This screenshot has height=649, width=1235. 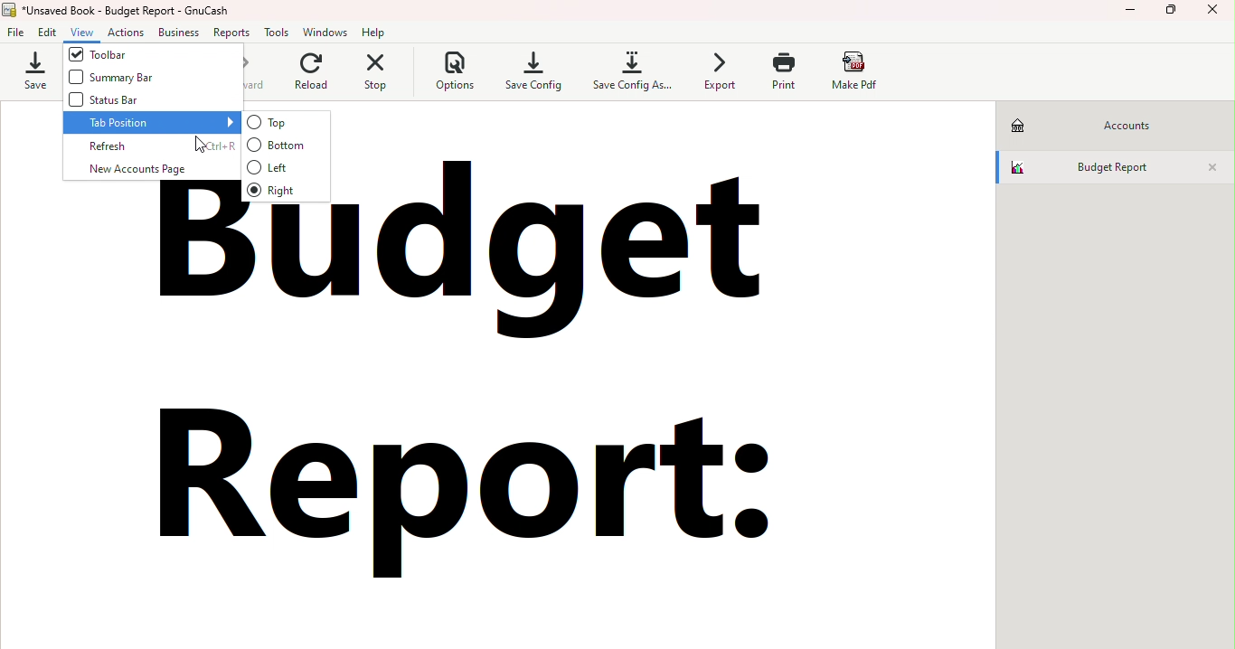 What do you see at coordinates (288, 122) in the screenshot?
I see `Top` at bounding box center [288, 122].